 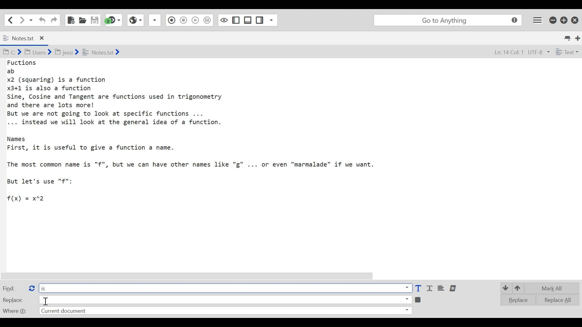 What do you see at coordinates (564, 20) in the screenshot?
I see `Restore` at bounding box center [564, 20].